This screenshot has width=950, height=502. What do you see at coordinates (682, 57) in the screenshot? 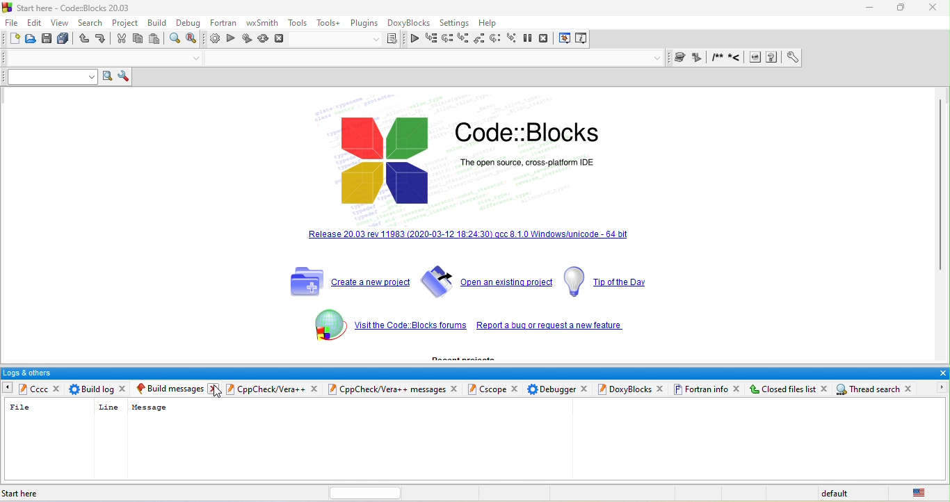
I see `doxy wizard` at bounding box center [682, 57].